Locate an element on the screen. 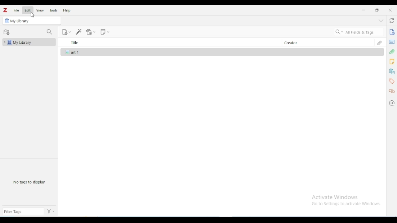 This screenshot has width=397, height=223. minimize is located at coordinates (364, 10).